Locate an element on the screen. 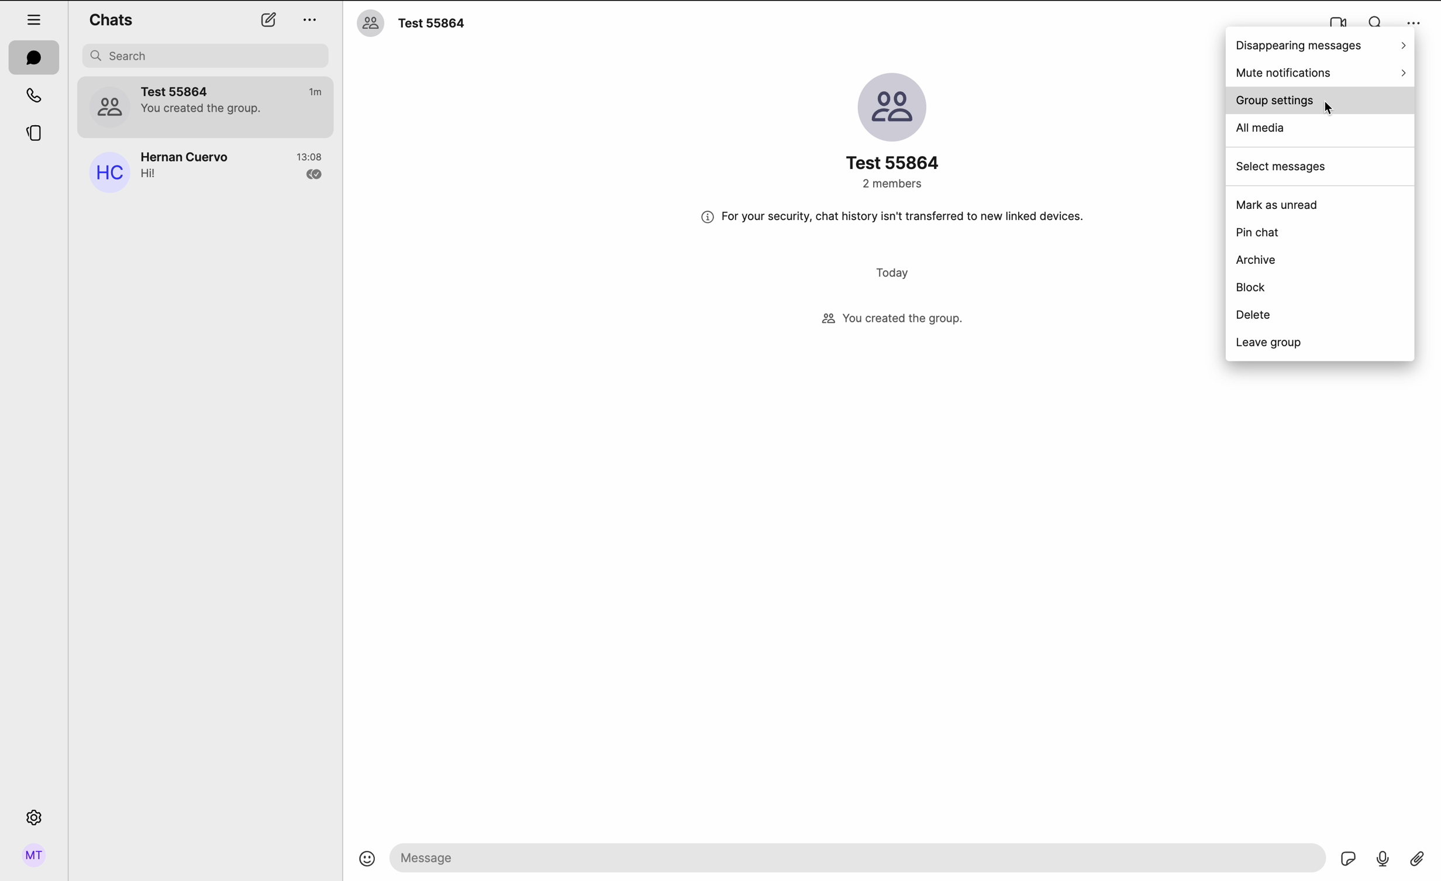 This screenshot has height=881, width=1441. today is located at coordinates (895, 274).